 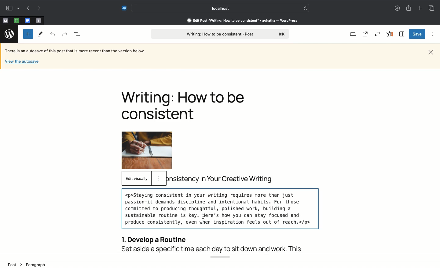 I want to click on Redo, so click(x=64, y=33).